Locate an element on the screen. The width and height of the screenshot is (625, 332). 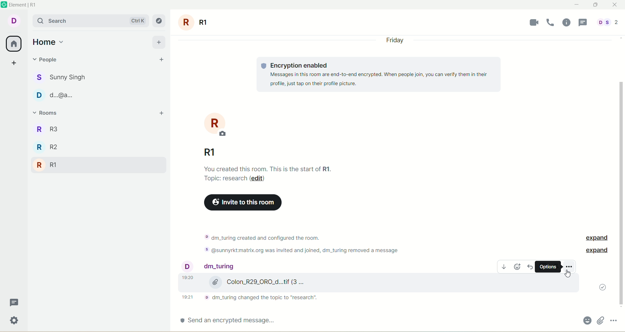
room name is located at coordinates (207, 150).